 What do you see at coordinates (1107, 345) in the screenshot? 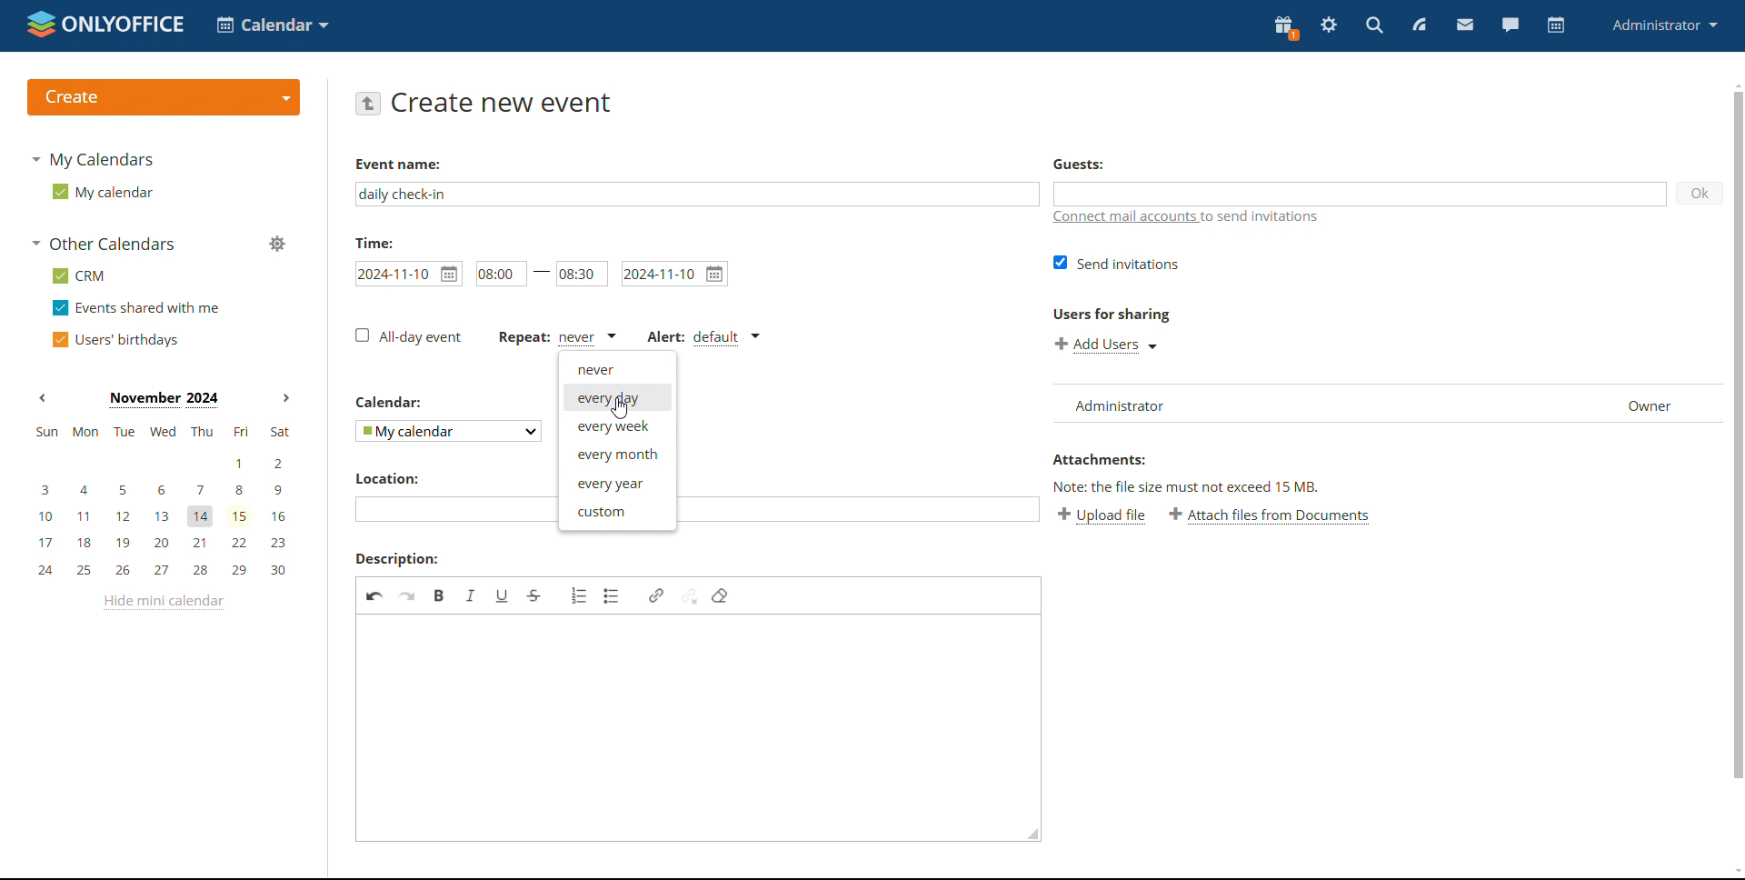
I see `add users` at bounding box center [1107, 345].